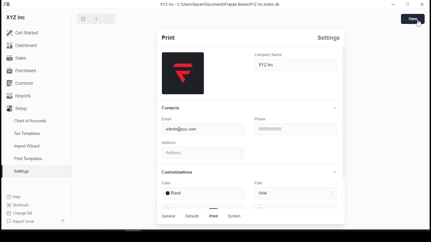 The height and width of the screenshot is (242, 431). Describe the element at coordinates (168, 119) in the screenshot. I see `Email` at that location.